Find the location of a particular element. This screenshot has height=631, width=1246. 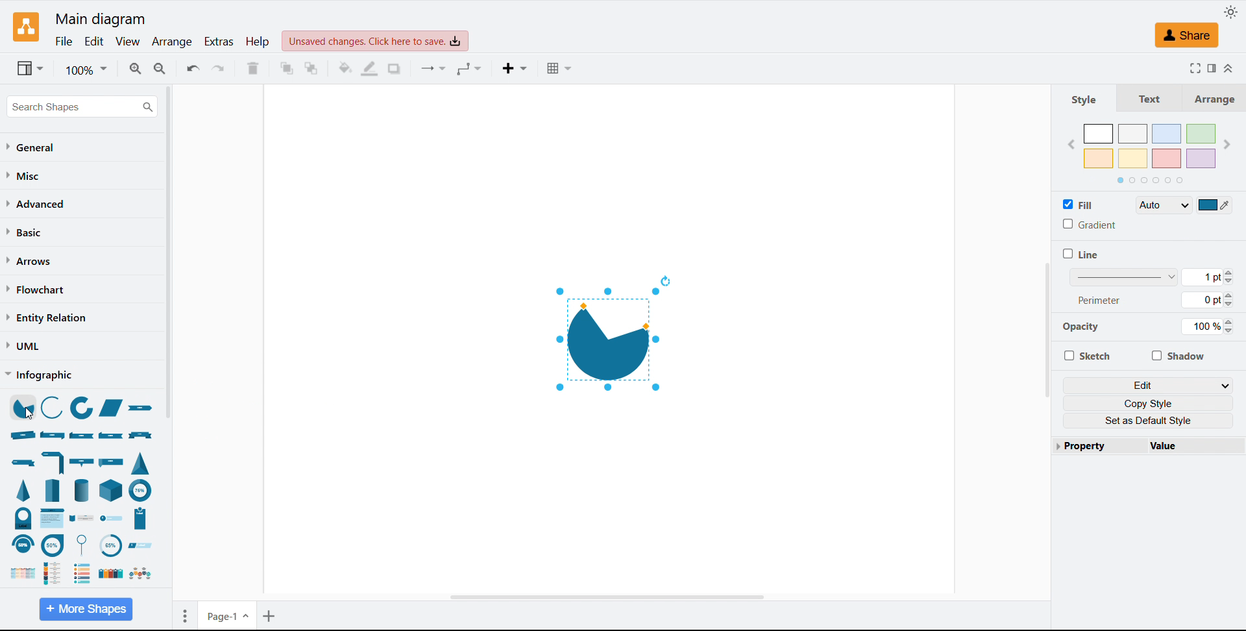

Uml is located at coordinates (23, 346).